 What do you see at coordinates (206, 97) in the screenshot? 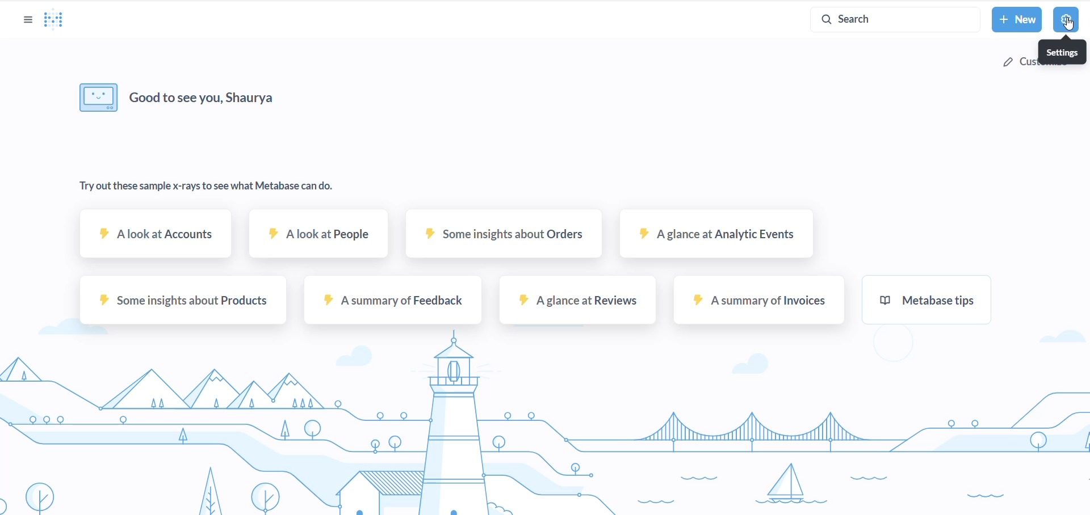
I see `Good to see you, Shaurya ` at bounding box center [206, 97].